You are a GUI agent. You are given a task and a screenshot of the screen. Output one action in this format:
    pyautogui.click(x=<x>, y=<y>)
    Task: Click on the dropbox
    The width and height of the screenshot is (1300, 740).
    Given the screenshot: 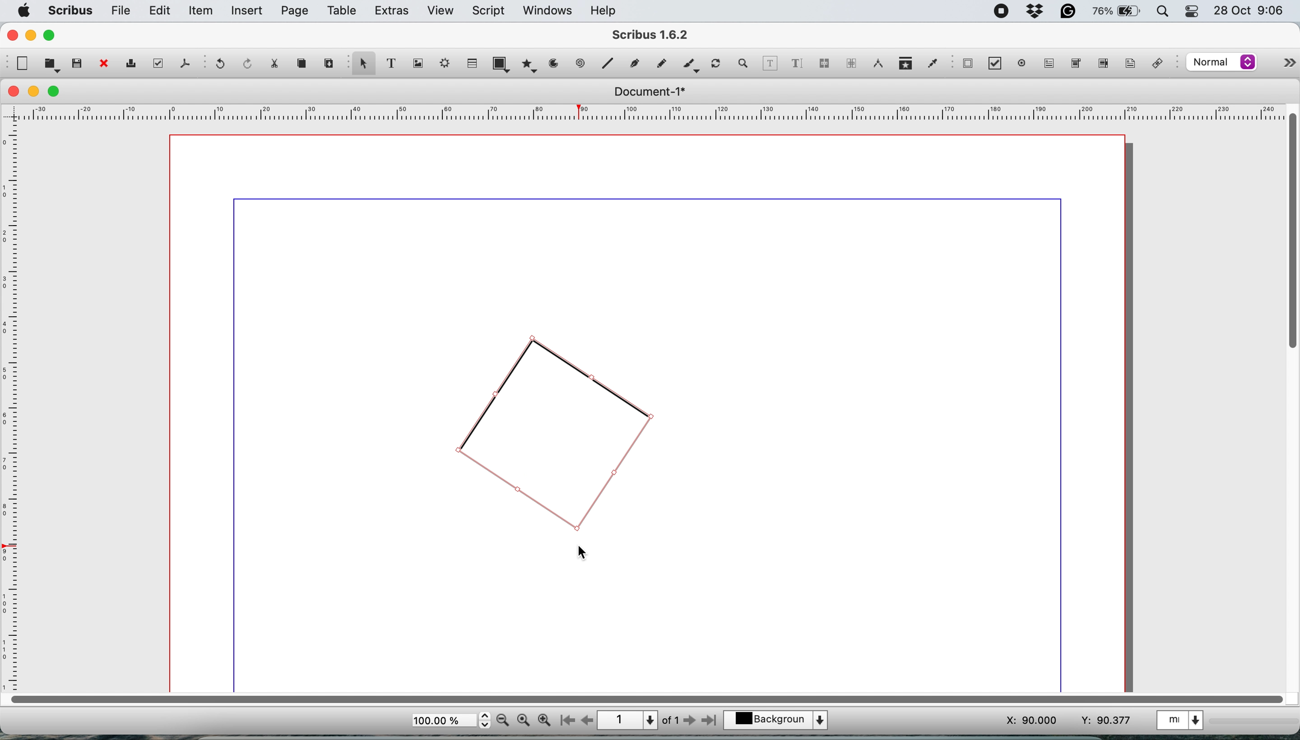 What is the action you would take?
    pyautogui.click(x=1036, y=12)
    